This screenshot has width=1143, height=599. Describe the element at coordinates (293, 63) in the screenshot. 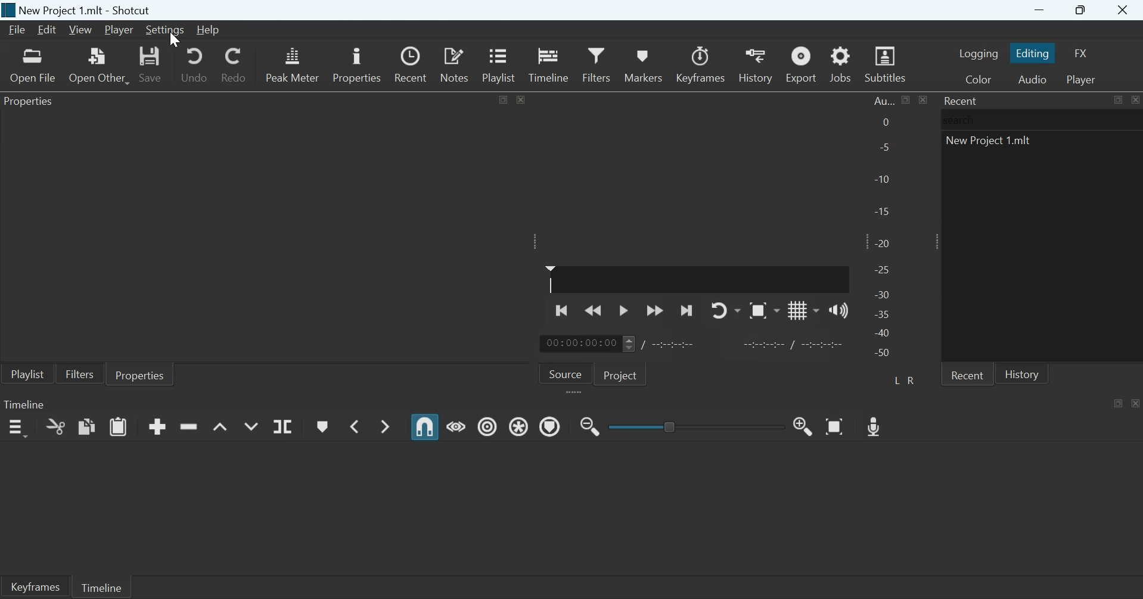

I see `Audio Peak meter` at that location.